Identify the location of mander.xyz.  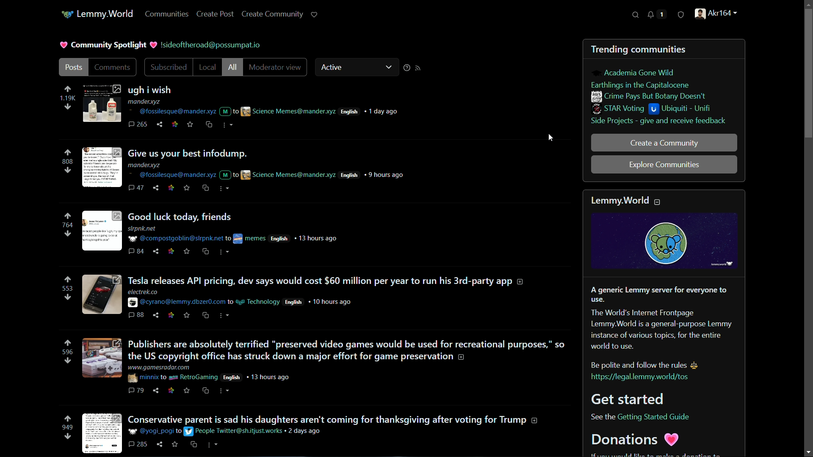
(147, 102).